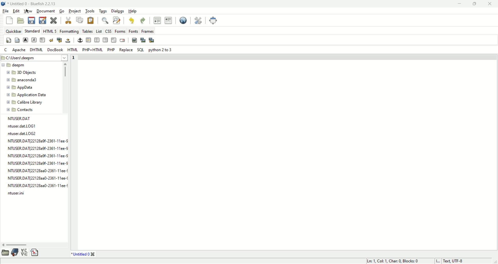 This screenshot has width=498, height=264. I want to click on SQL, so click(140, 49).